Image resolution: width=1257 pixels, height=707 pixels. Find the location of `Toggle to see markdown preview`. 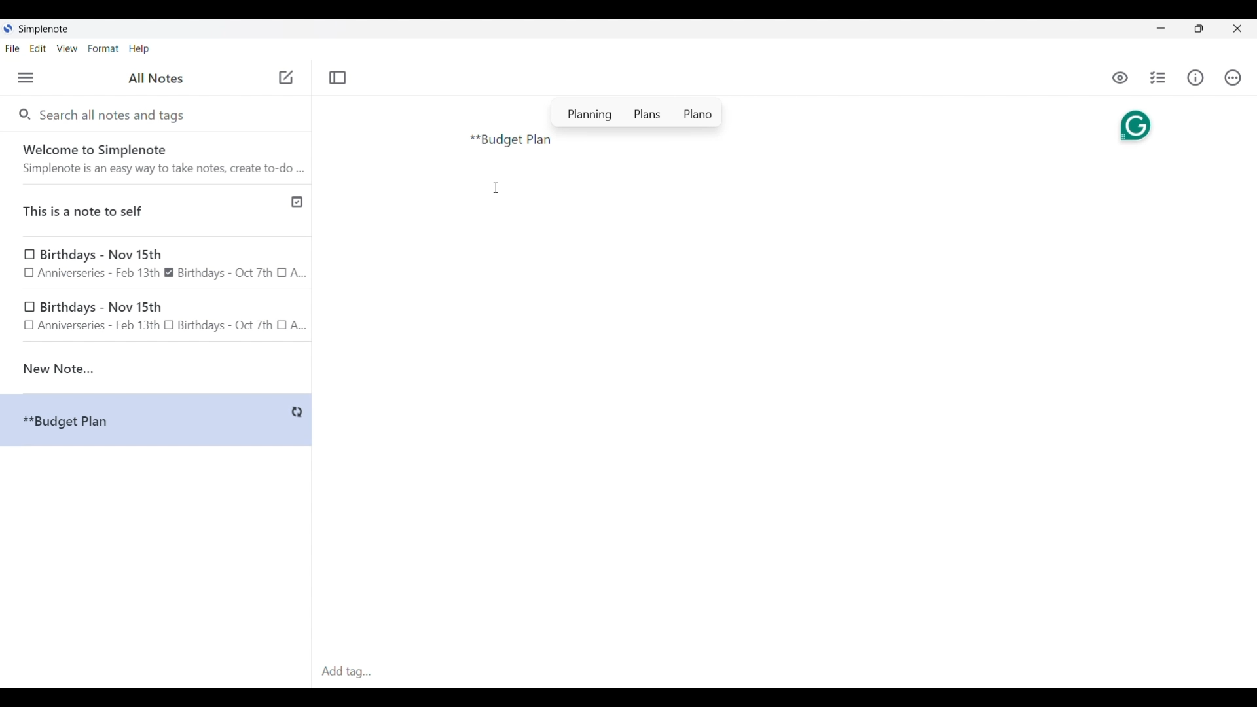

Toggle to see markdown preview is located at coordinates (1120, 78).